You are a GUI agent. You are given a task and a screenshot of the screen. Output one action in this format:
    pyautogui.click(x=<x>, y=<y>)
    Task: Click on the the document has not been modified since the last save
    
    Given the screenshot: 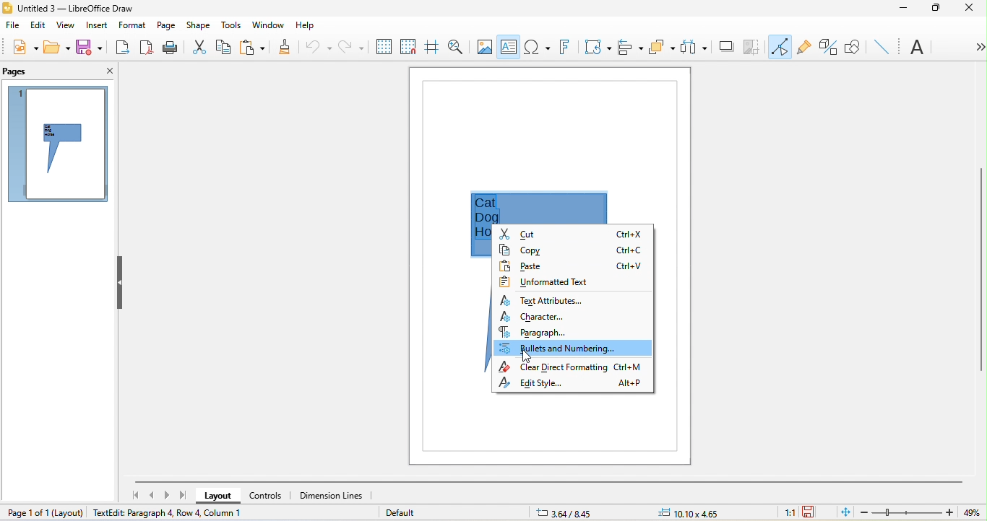 What is the action you would take?
    pyautogui.click(x=816, y=512)
    